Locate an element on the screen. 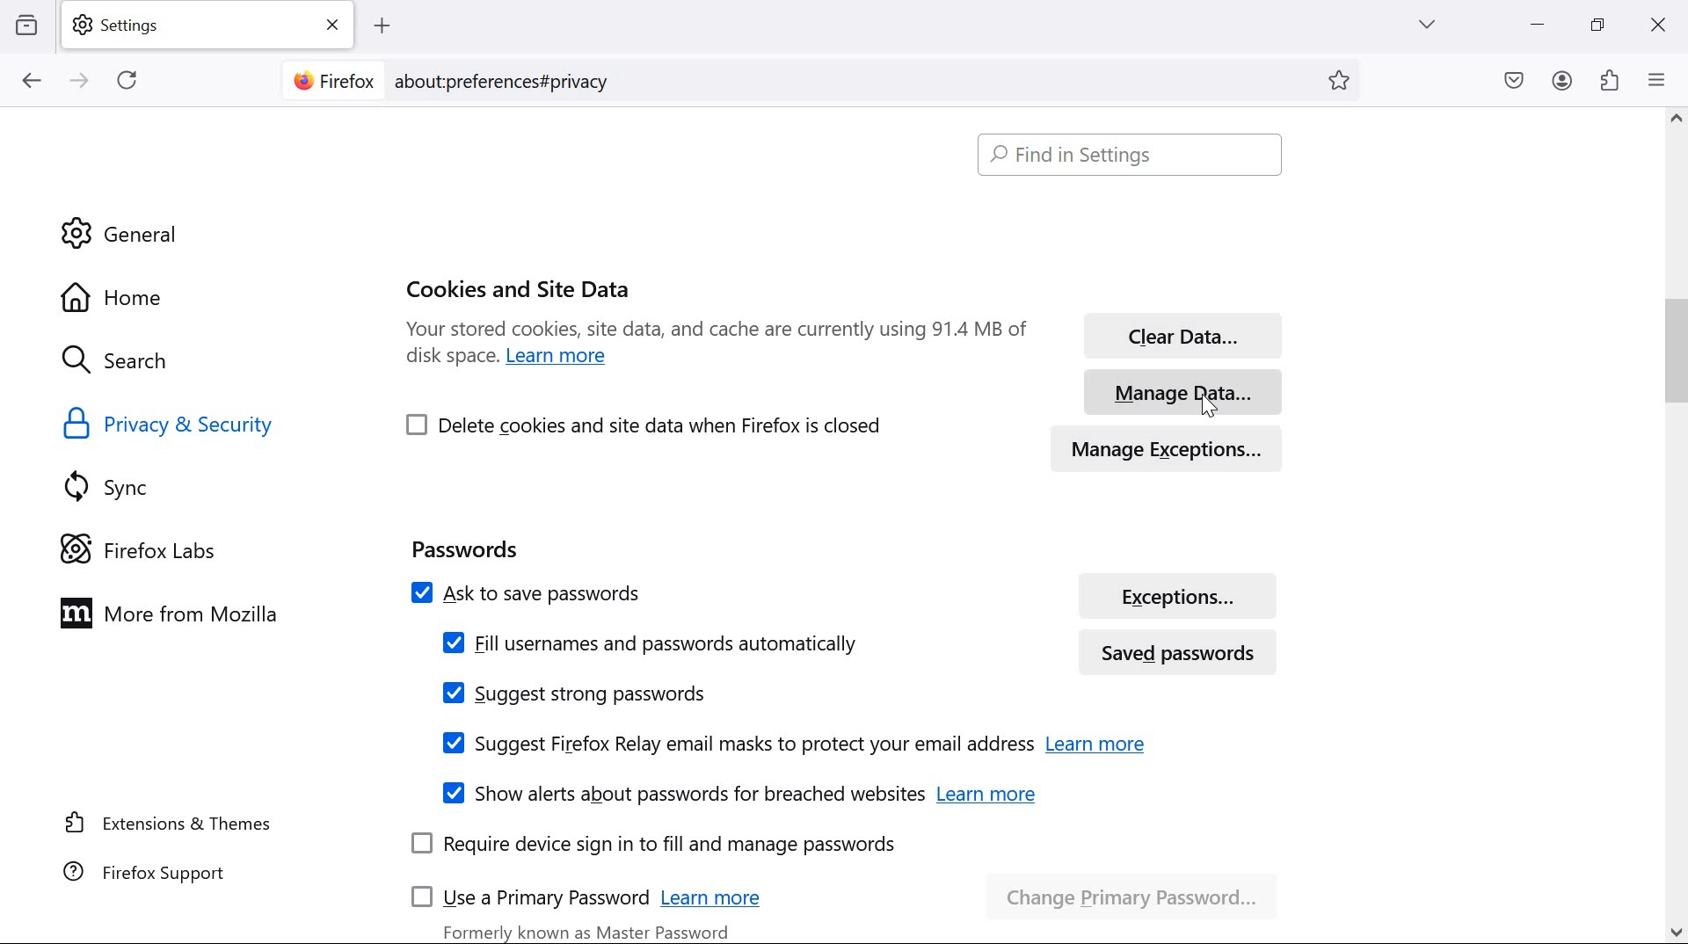 This screenshot has width=1688, height=944. Cookies and Site Data is located at coordinates (521, 286).